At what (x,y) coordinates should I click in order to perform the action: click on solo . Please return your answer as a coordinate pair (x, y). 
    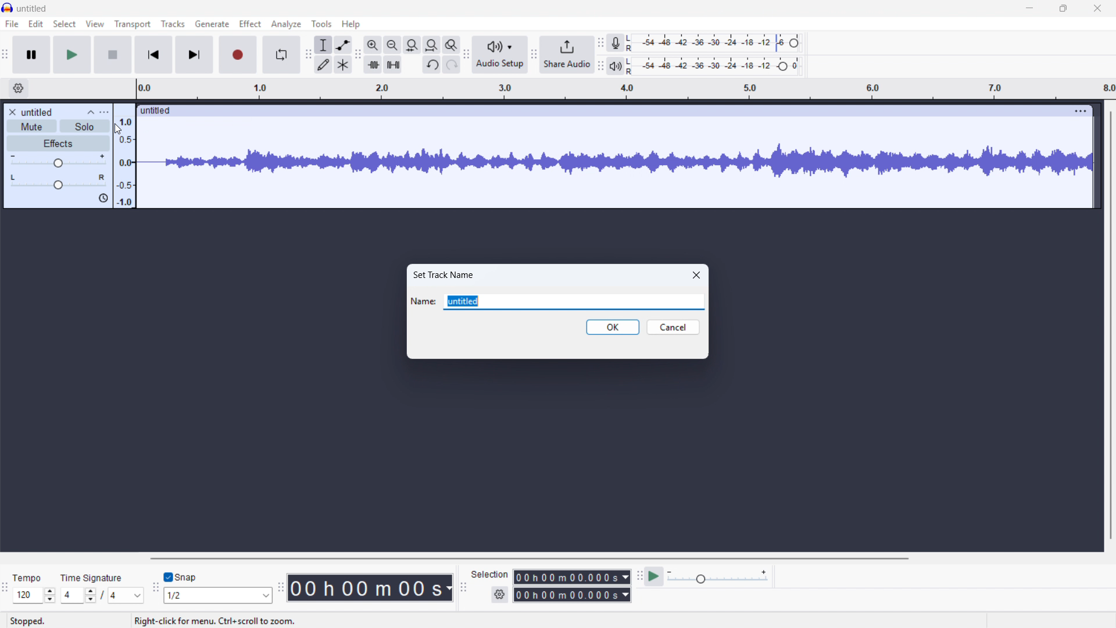
    Looking at the image, I should click on (85, 126).